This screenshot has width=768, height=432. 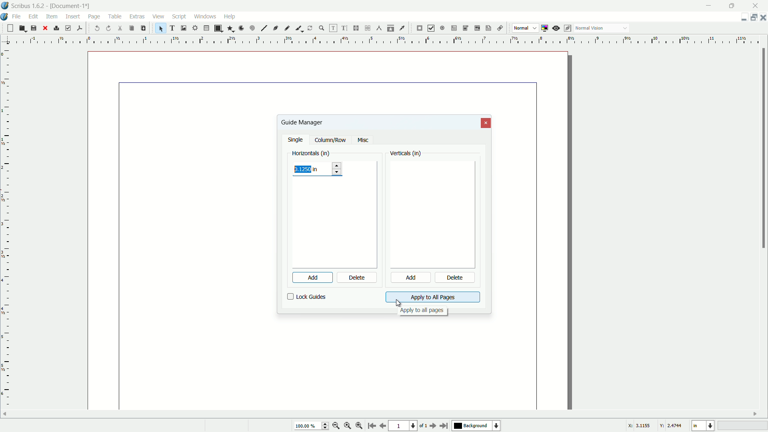 What do you see at coordinates (206, 16) in the screenshot?
I see `windows menu` at bounding box center [206, 16].